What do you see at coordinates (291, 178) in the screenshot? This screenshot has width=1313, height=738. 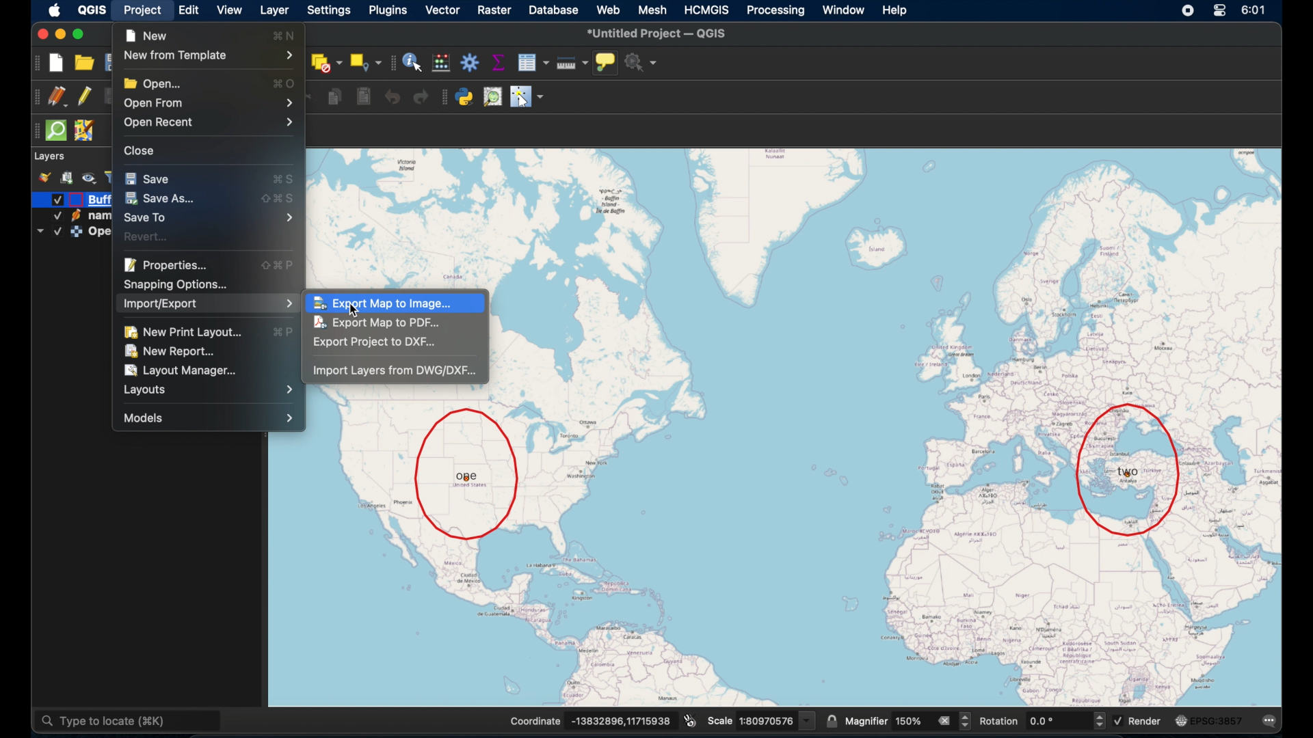 I see `command S` at bounding box center [291, 178].